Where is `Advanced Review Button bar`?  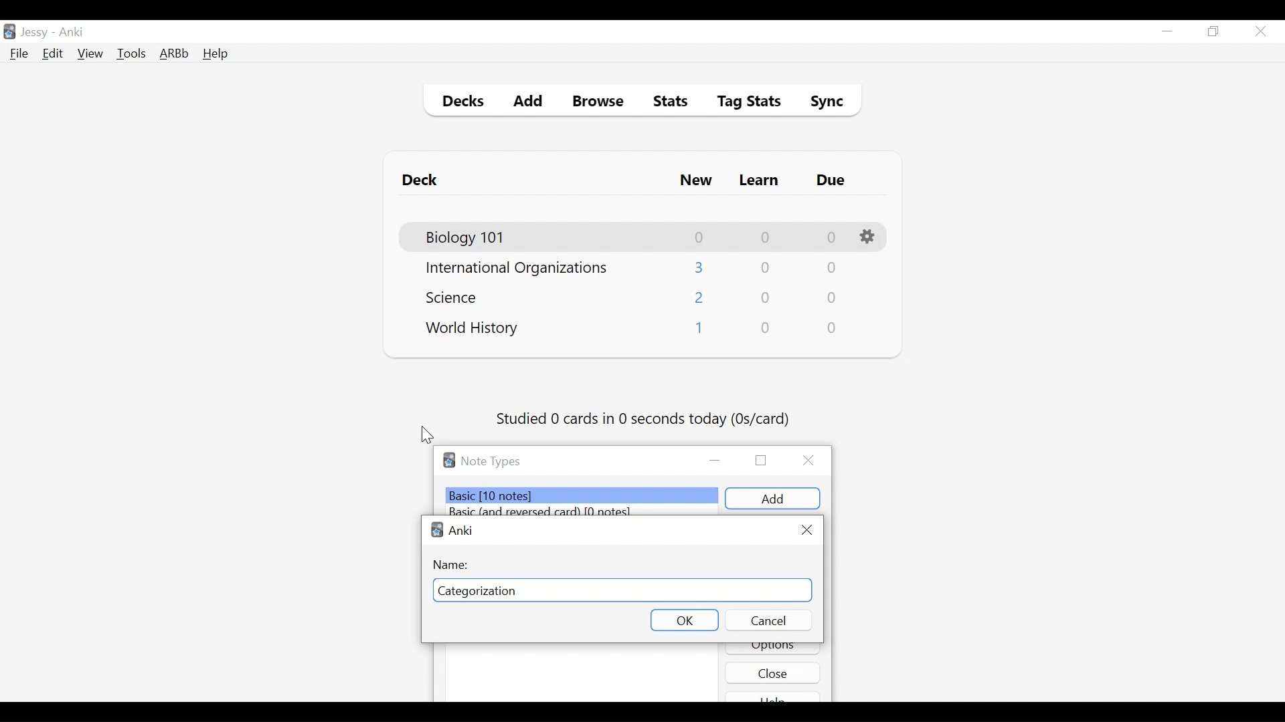 Advanced Review Button bar is located at coordinates (175, 53).